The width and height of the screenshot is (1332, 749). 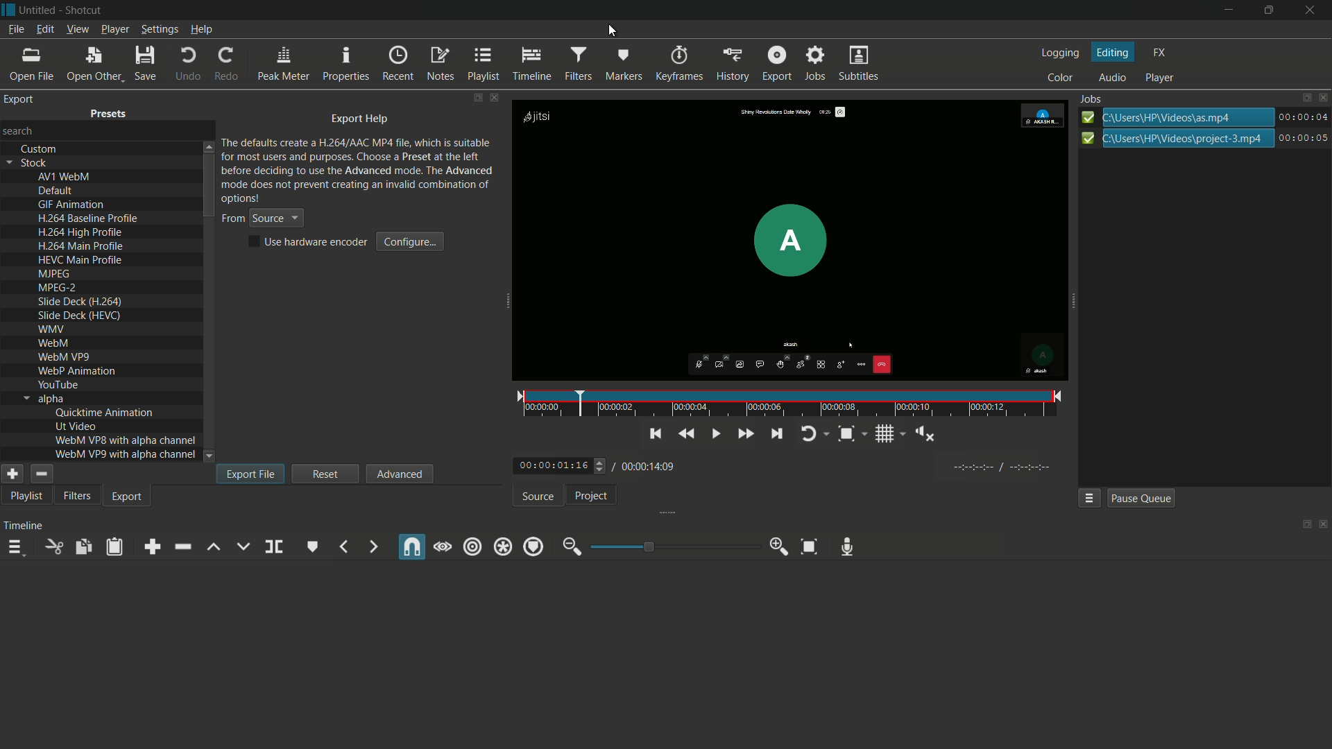 I want to click on jobs, so click(x=1092, y=96).